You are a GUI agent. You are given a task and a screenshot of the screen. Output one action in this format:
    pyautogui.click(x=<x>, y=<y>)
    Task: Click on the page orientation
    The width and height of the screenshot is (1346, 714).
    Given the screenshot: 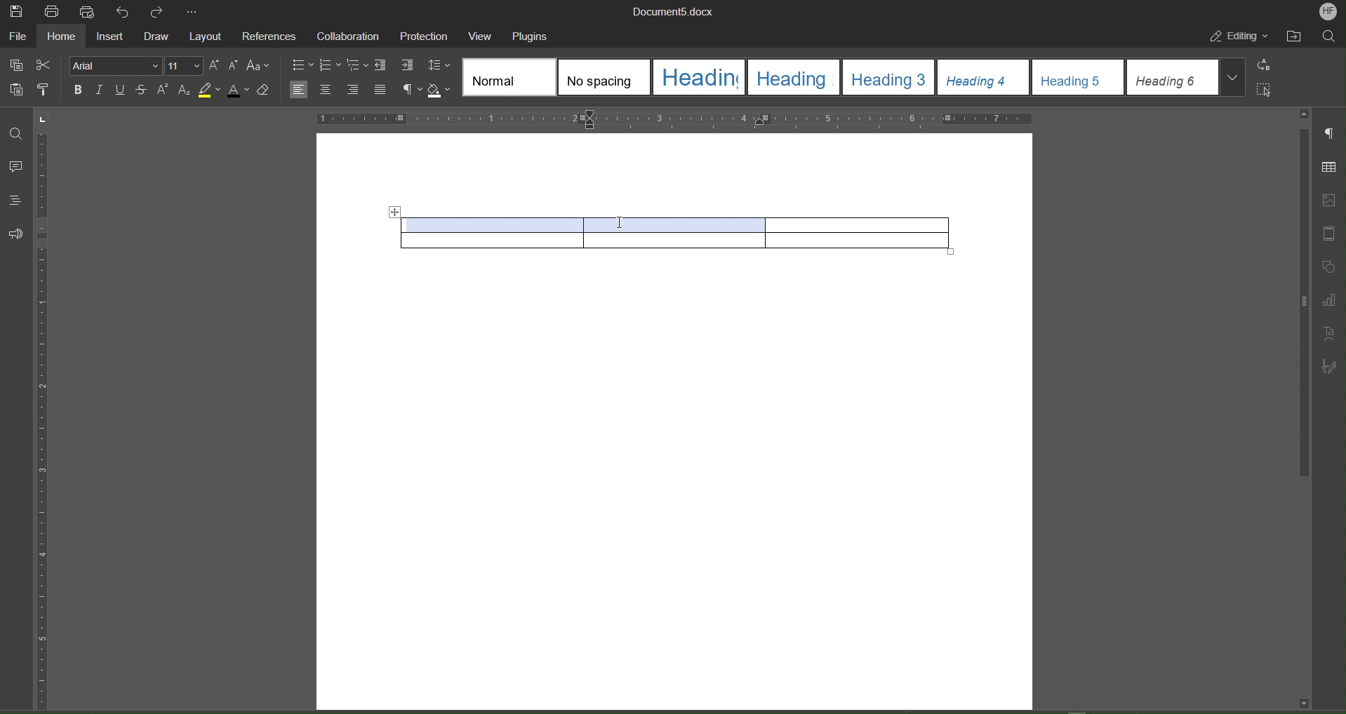 What is the action you would take?
    pyautogui.click(x=43, y=119)
    